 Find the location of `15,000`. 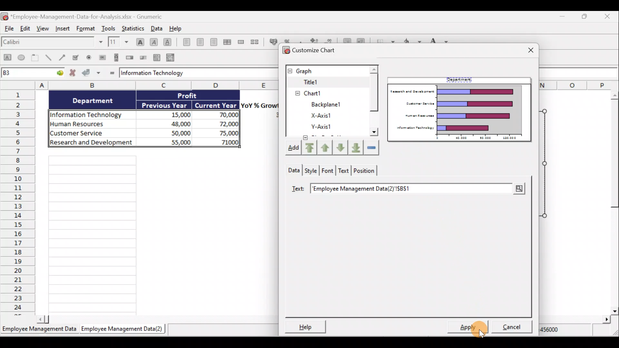

15,000 is located at coordinates (175, 114).